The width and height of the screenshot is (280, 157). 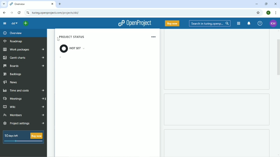 I want to click on Minimize, so click(x=257, y=4).